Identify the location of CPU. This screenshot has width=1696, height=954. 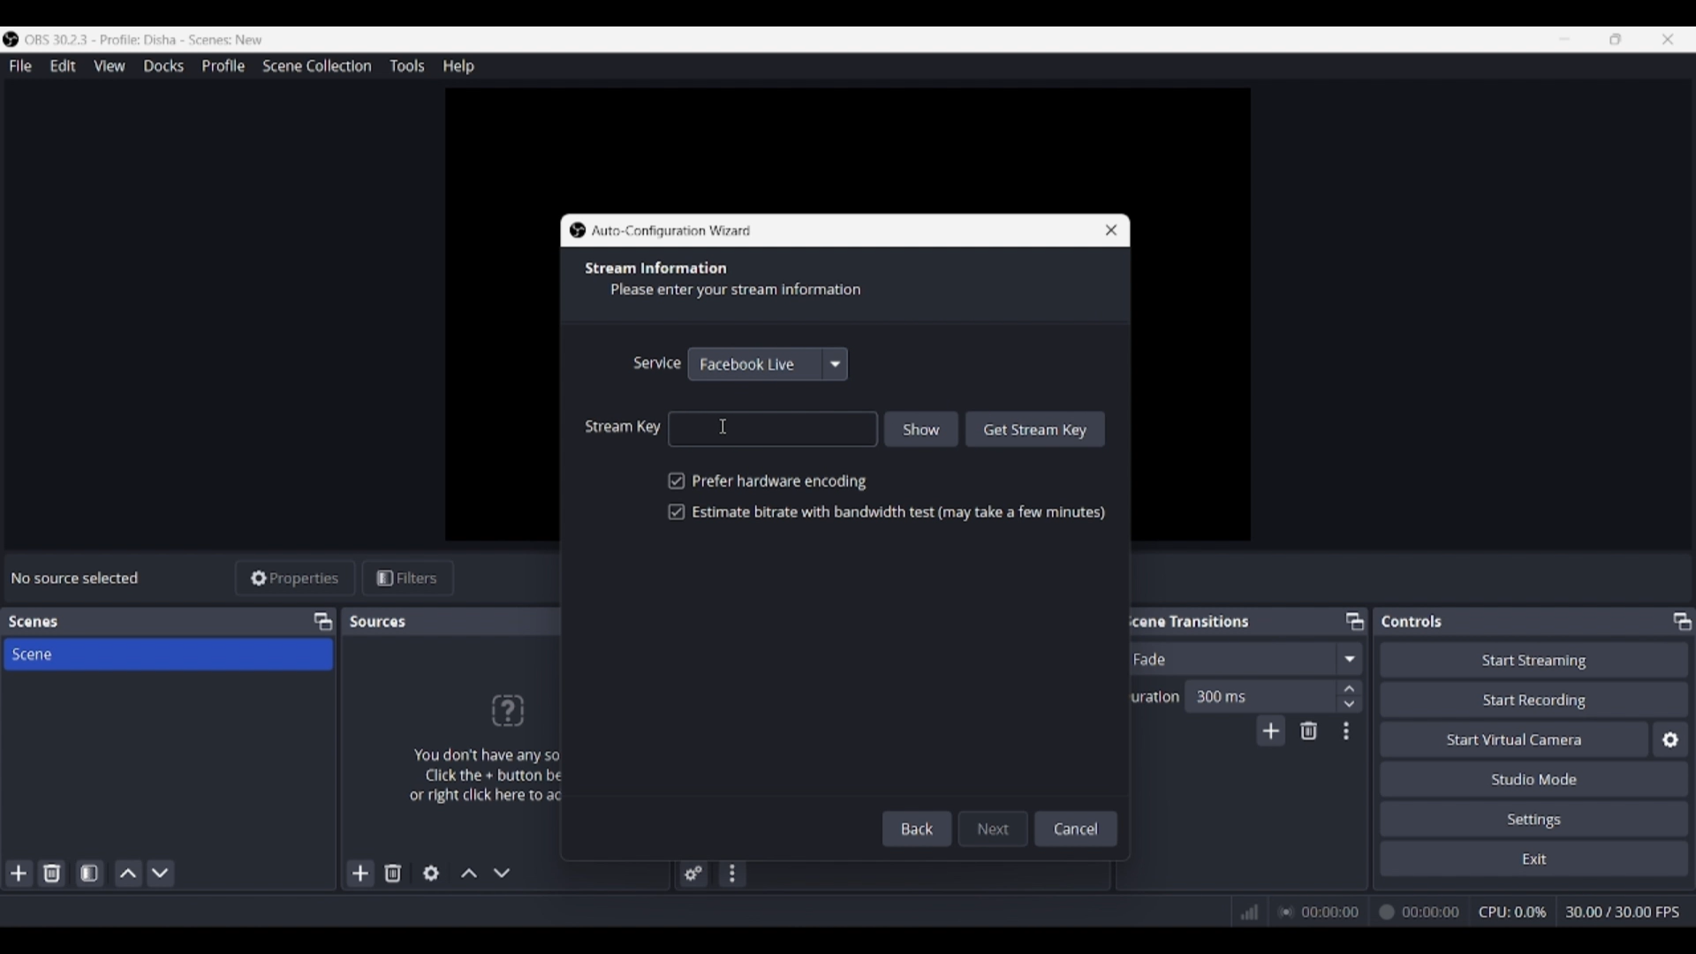
(1513, 912).